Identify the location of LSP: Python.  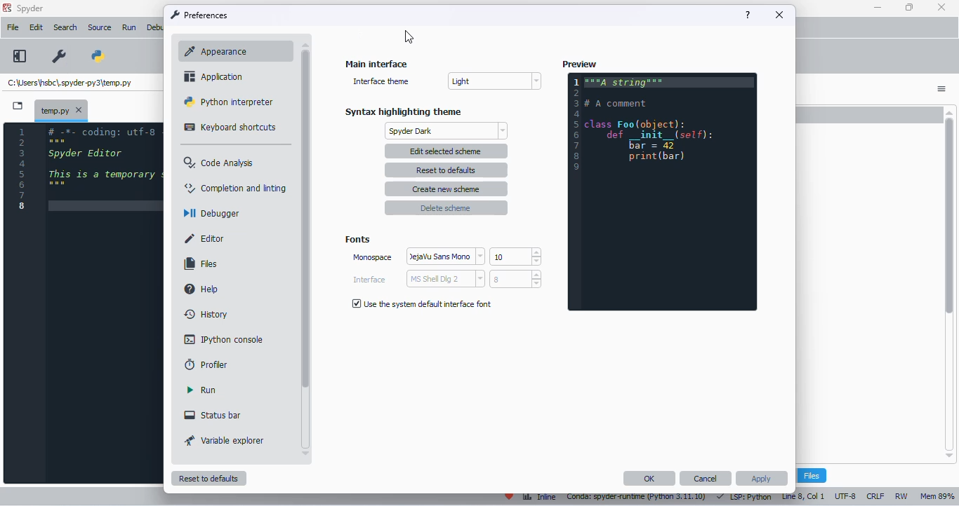
(743, 498).